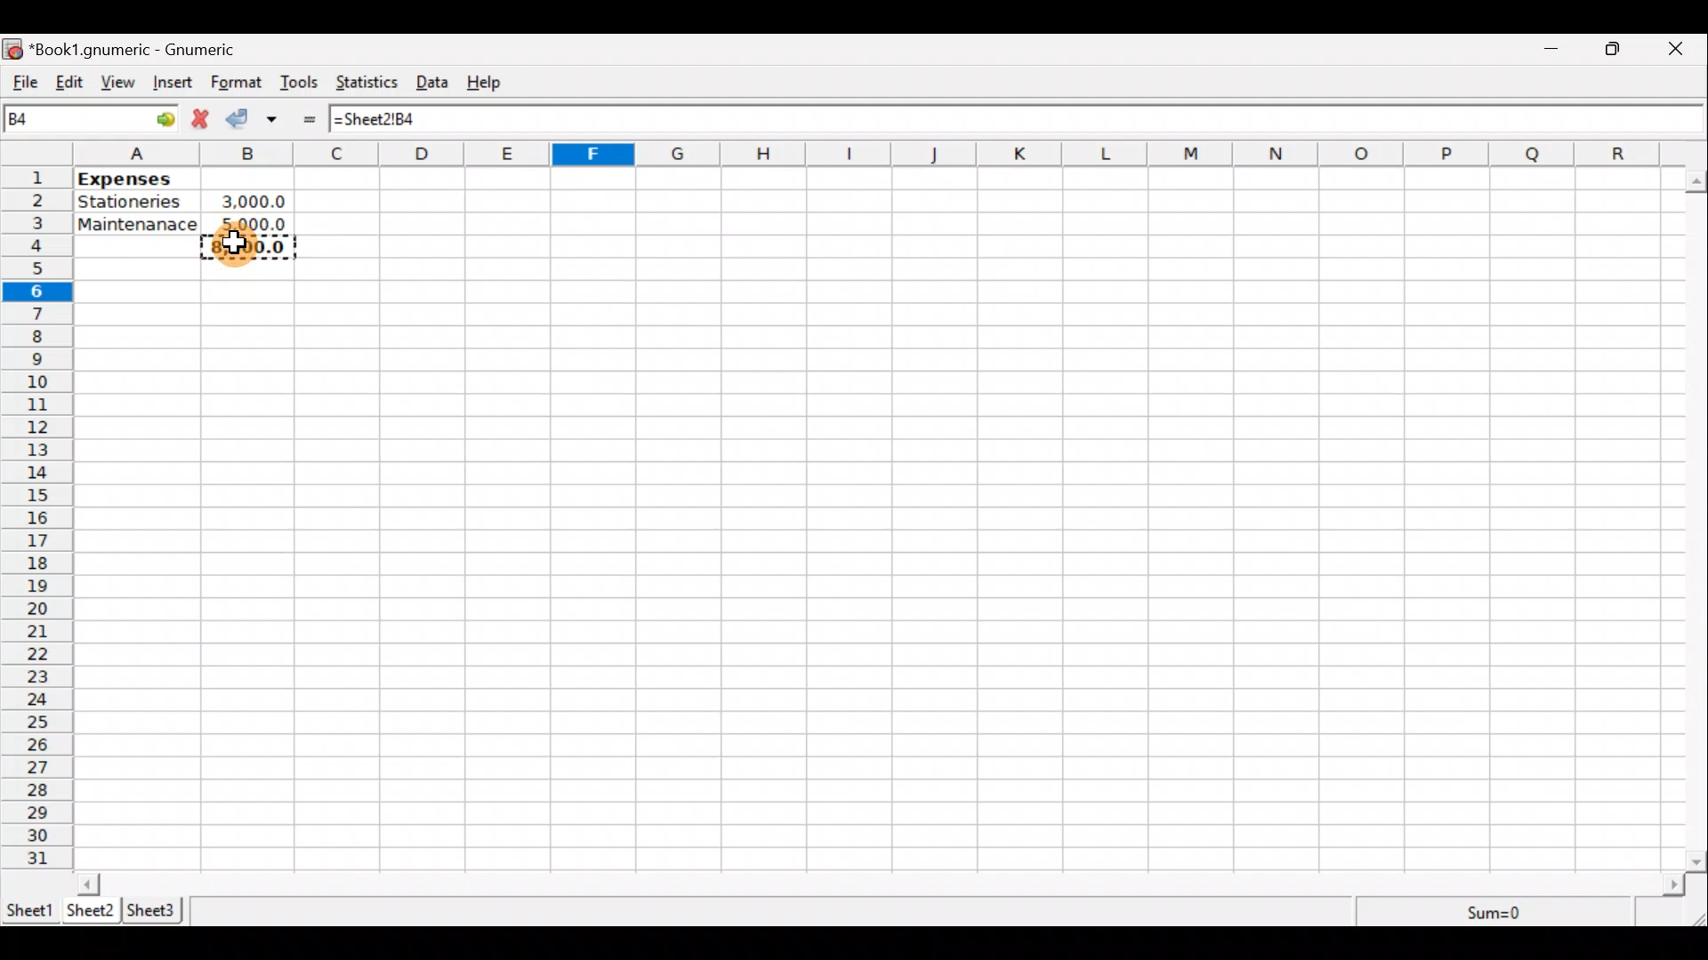  What do you see at coordinates (1697, 861) in the screenshot?
I see `scroll down` at bounding box center [1697, 861].